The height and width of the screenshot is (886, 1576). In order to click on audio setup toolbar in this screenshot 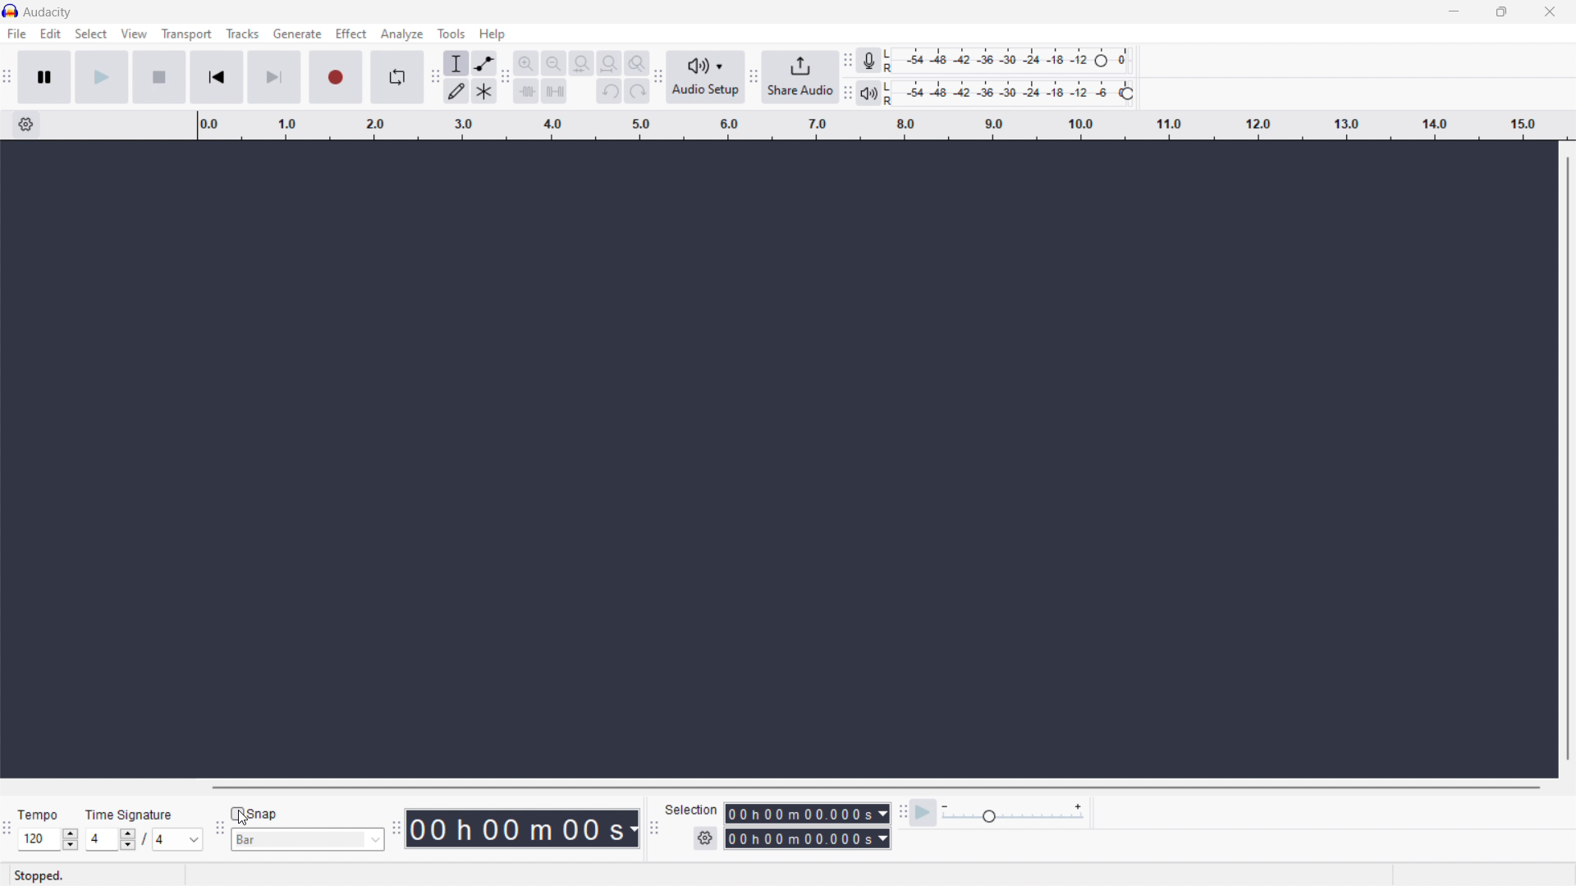, I will do `click(657, 78)`.